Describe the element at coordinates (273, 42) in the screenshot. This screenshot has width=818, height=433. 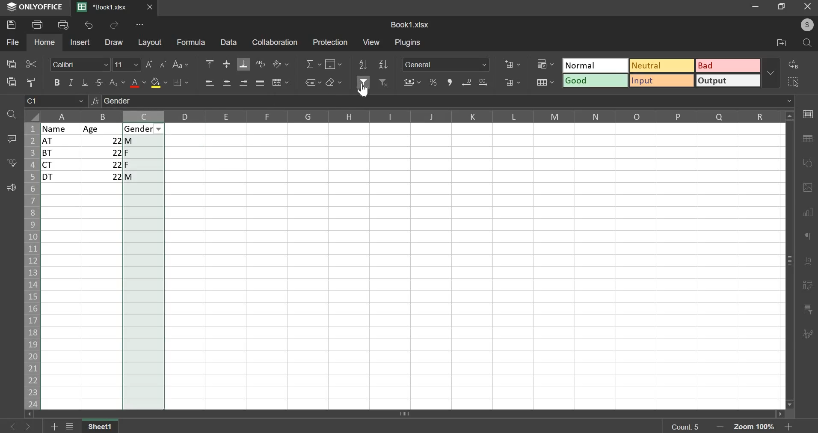
I see `collaboration` at that location.